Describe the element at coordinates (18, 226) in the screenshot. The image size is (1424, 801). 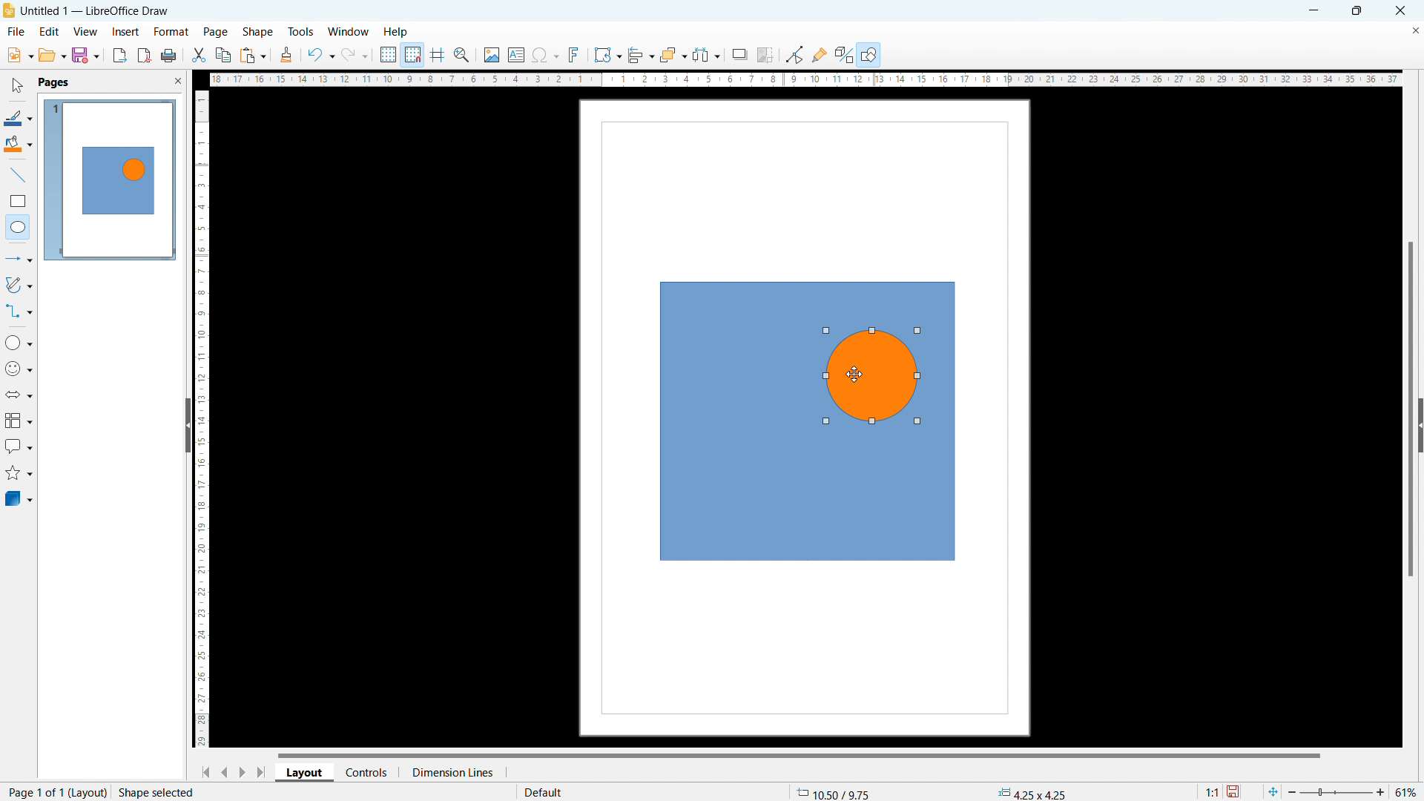
I see `elipse` at that location.